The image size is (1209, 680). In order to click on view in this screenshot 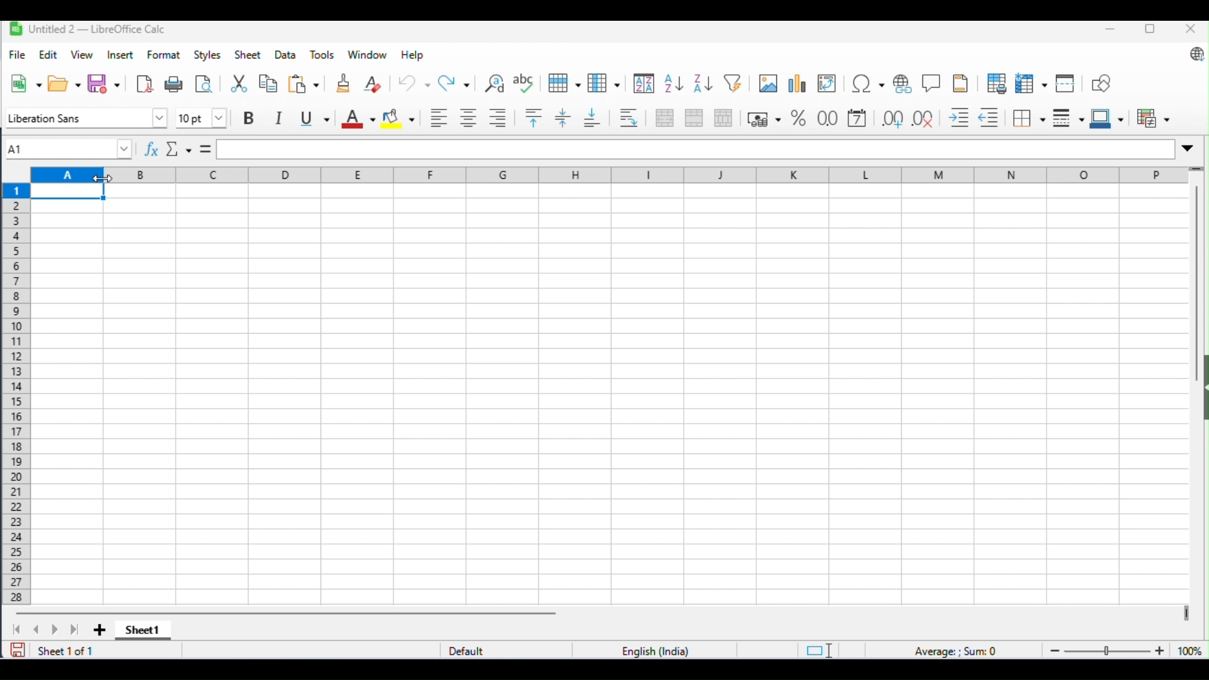, I will do `click(82, 54)`.